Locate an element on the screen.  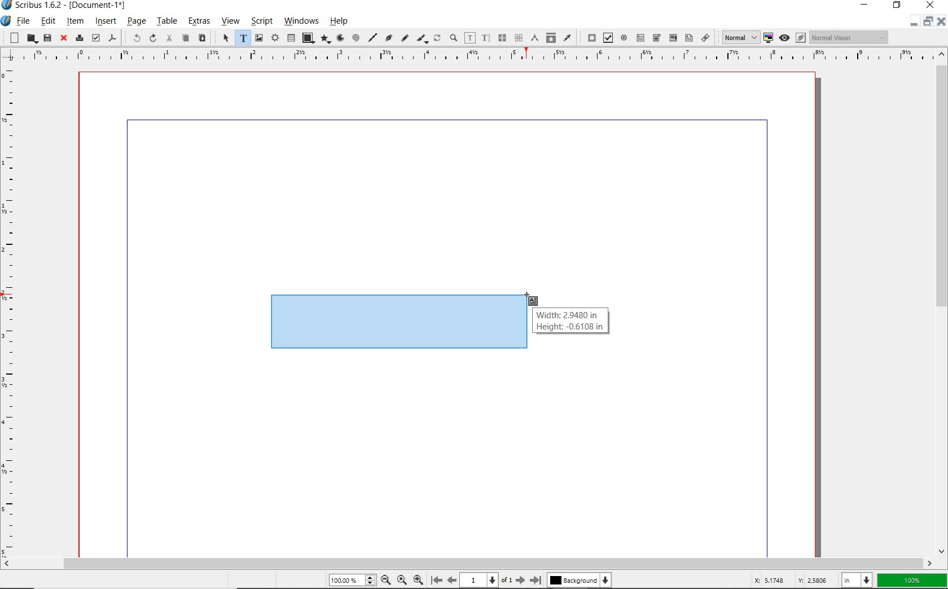
table is located at coordinates (166, 22).